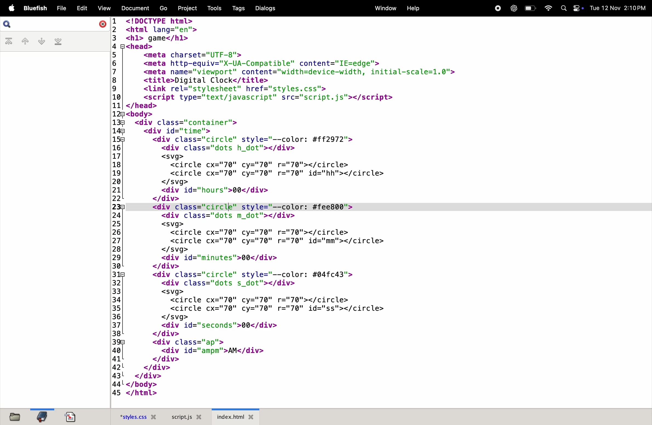 The image size is (652, 425). Describe the element at coordinates (549, 9) in the screenshot. I see `wifi` at that location.